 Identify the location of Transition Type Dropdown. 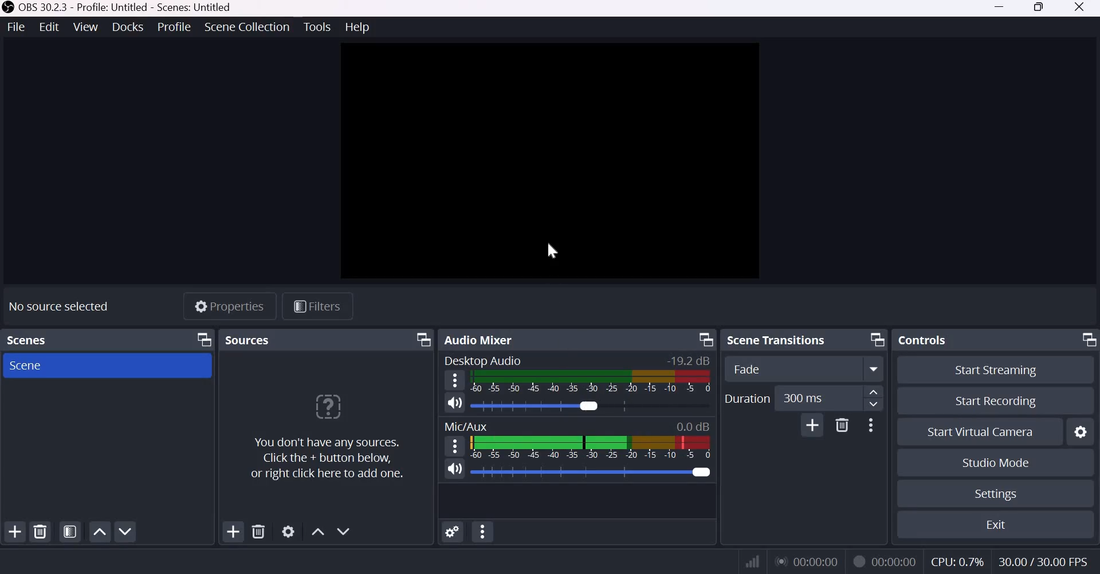
(792, 368).